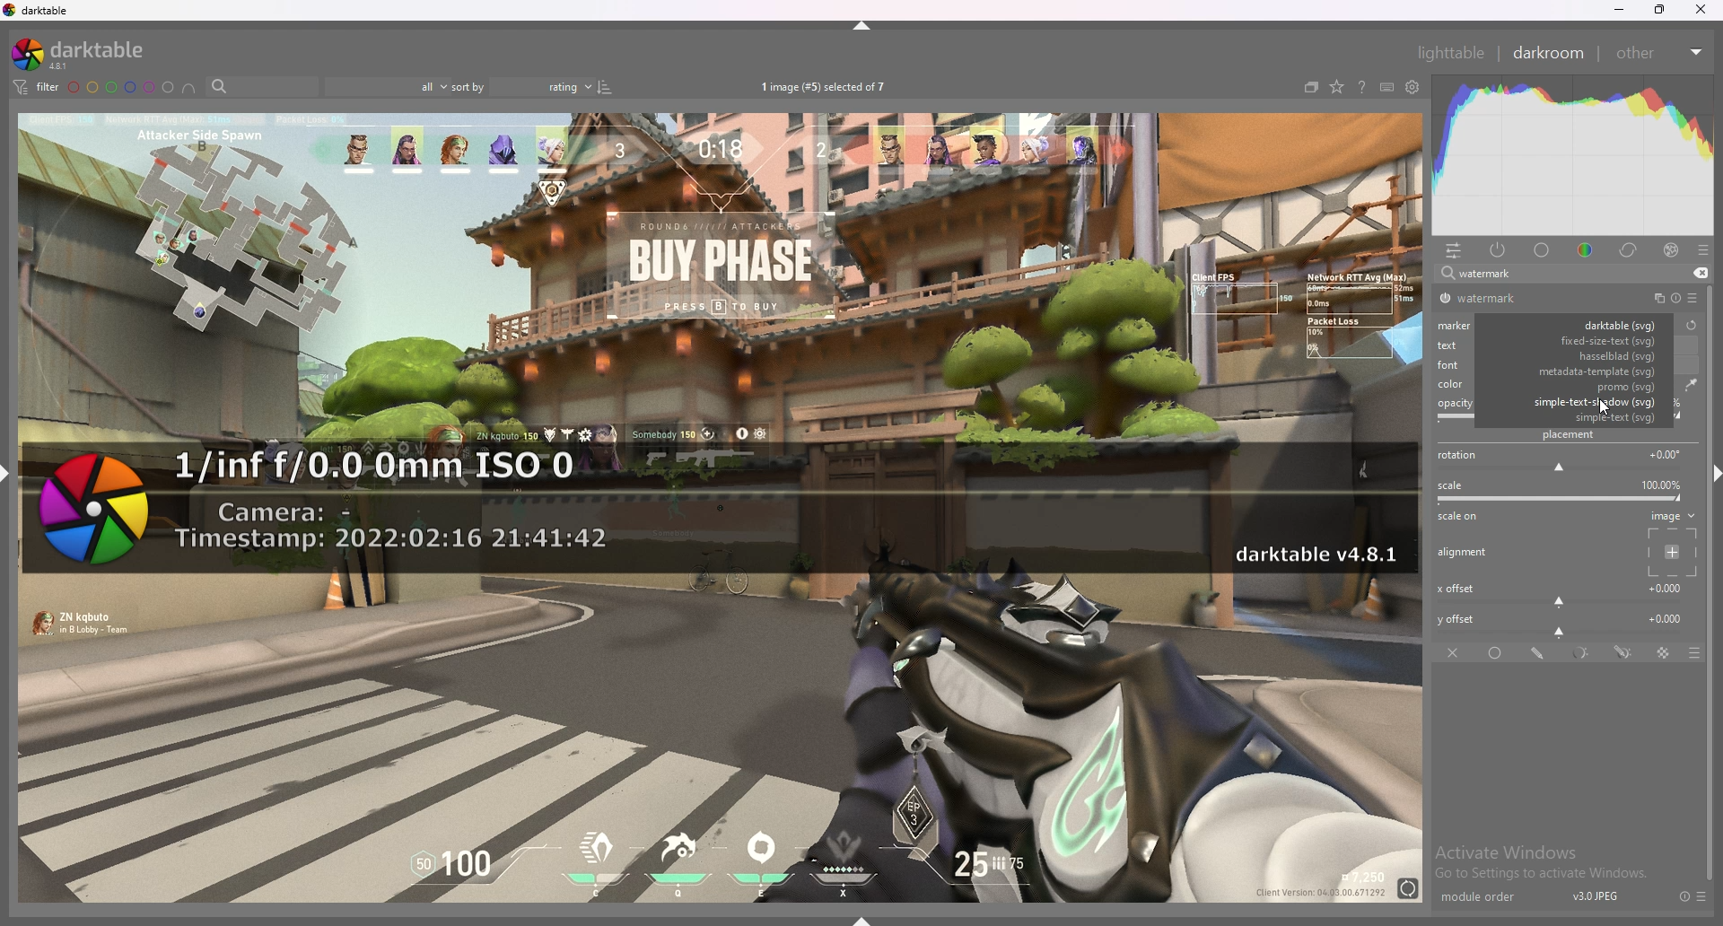 The image size is (1723, 926). I want to click on parametric mask, so click(1583, 653).